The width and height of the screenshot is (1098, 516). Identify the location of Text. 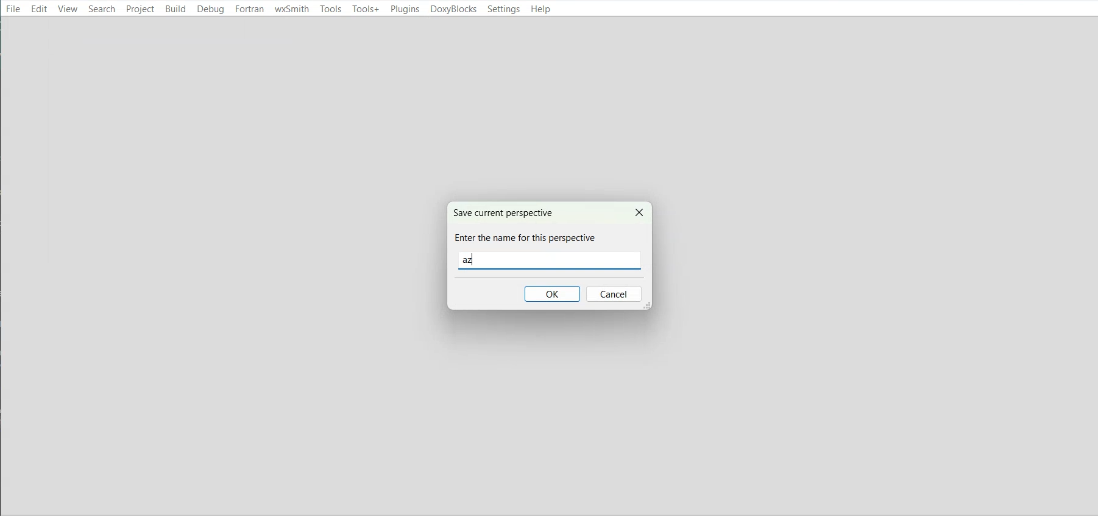
(528, 226).